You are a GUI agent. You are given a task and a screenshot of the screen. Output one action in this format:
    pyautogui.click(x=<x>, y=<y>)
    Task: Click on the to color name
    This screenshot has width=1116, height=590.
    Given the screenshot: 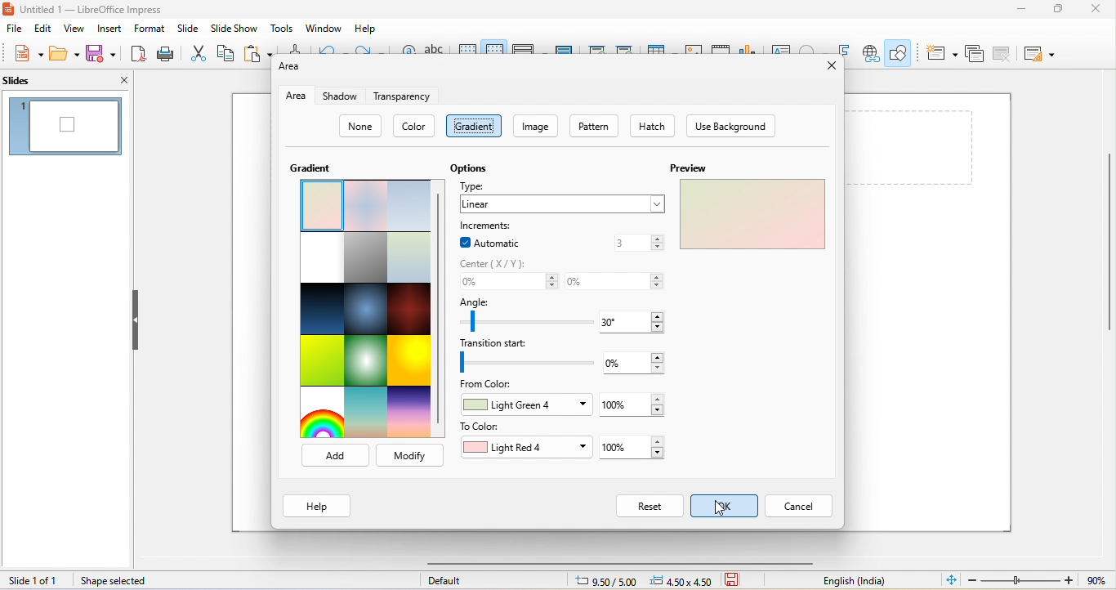 What is the action you would take?
    pyautogui.click(x=523, y=447)
    